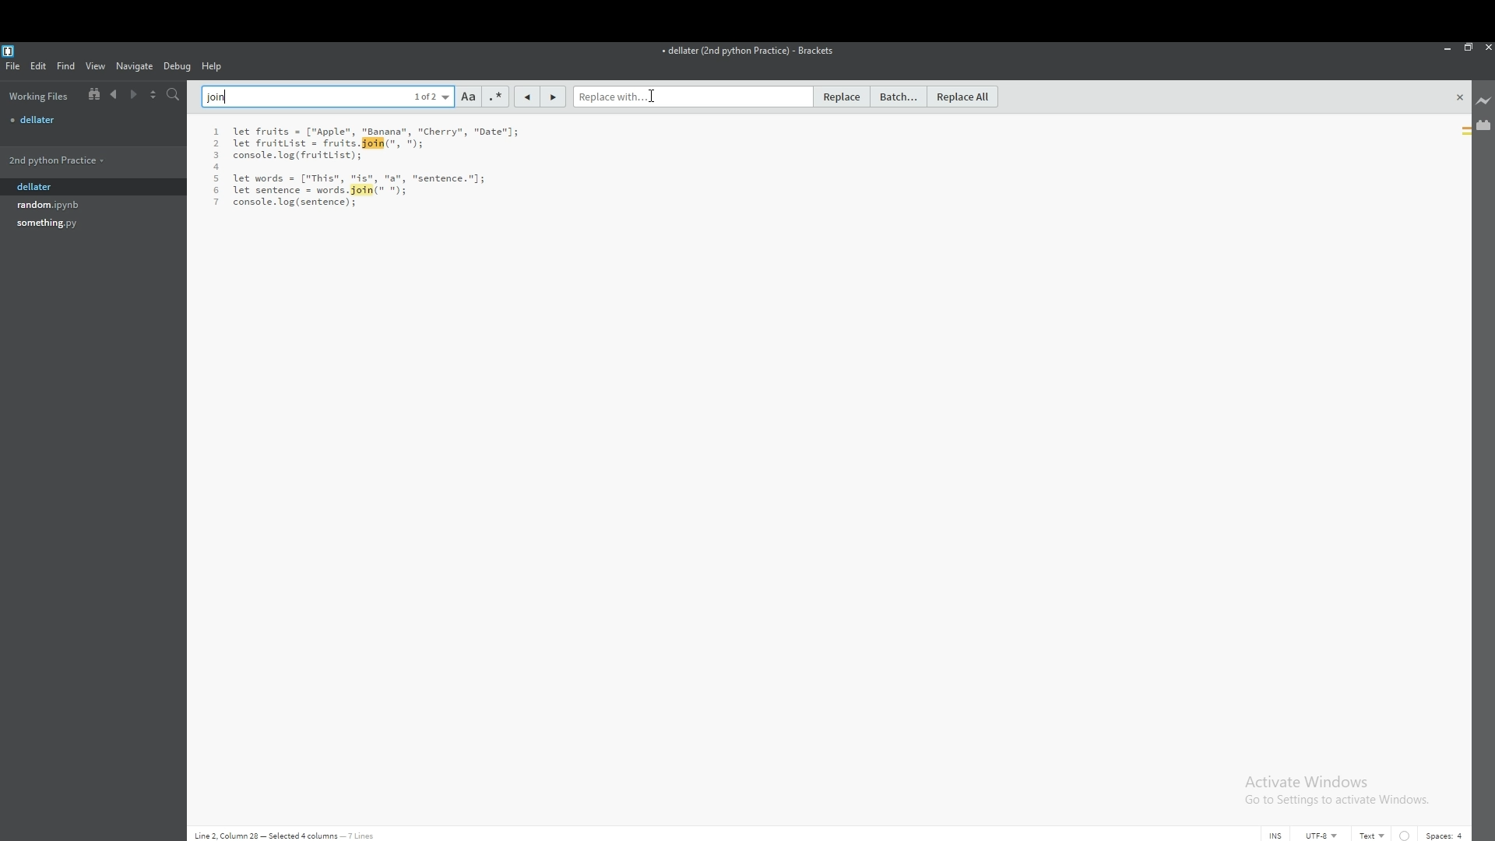 This screenshot has height=841, width=1495. I want to click on resize, so click(1468, 47).